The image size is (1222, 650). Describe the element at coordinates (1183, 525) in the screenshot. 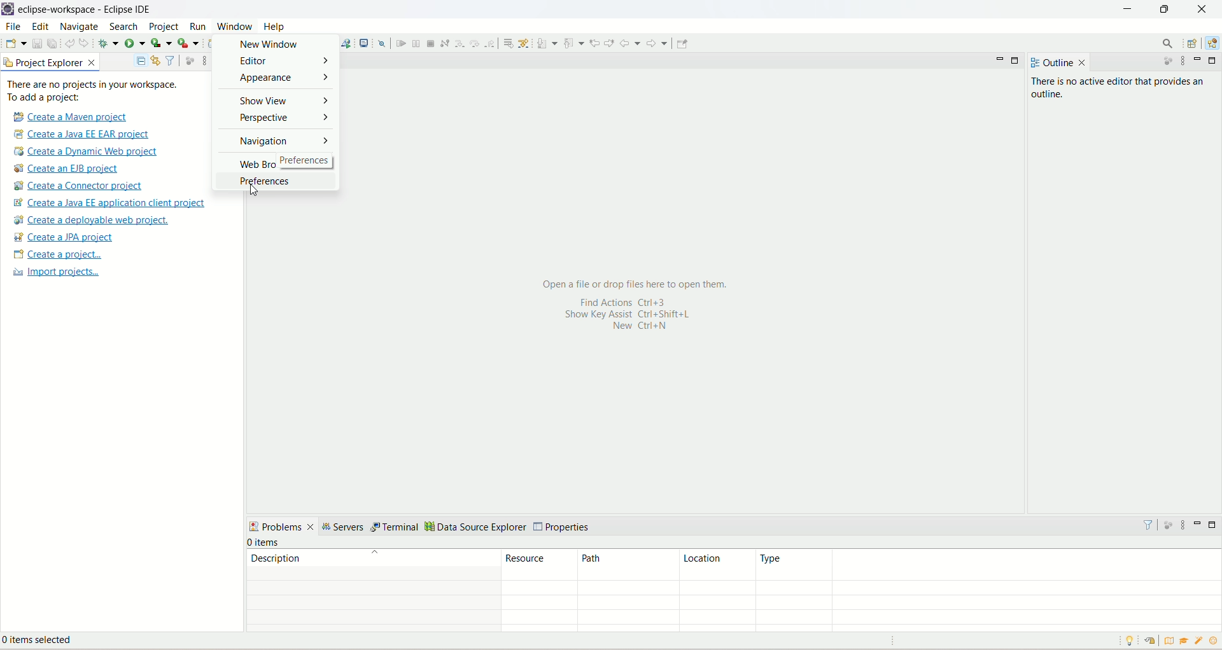

I see `view menu` at that location.